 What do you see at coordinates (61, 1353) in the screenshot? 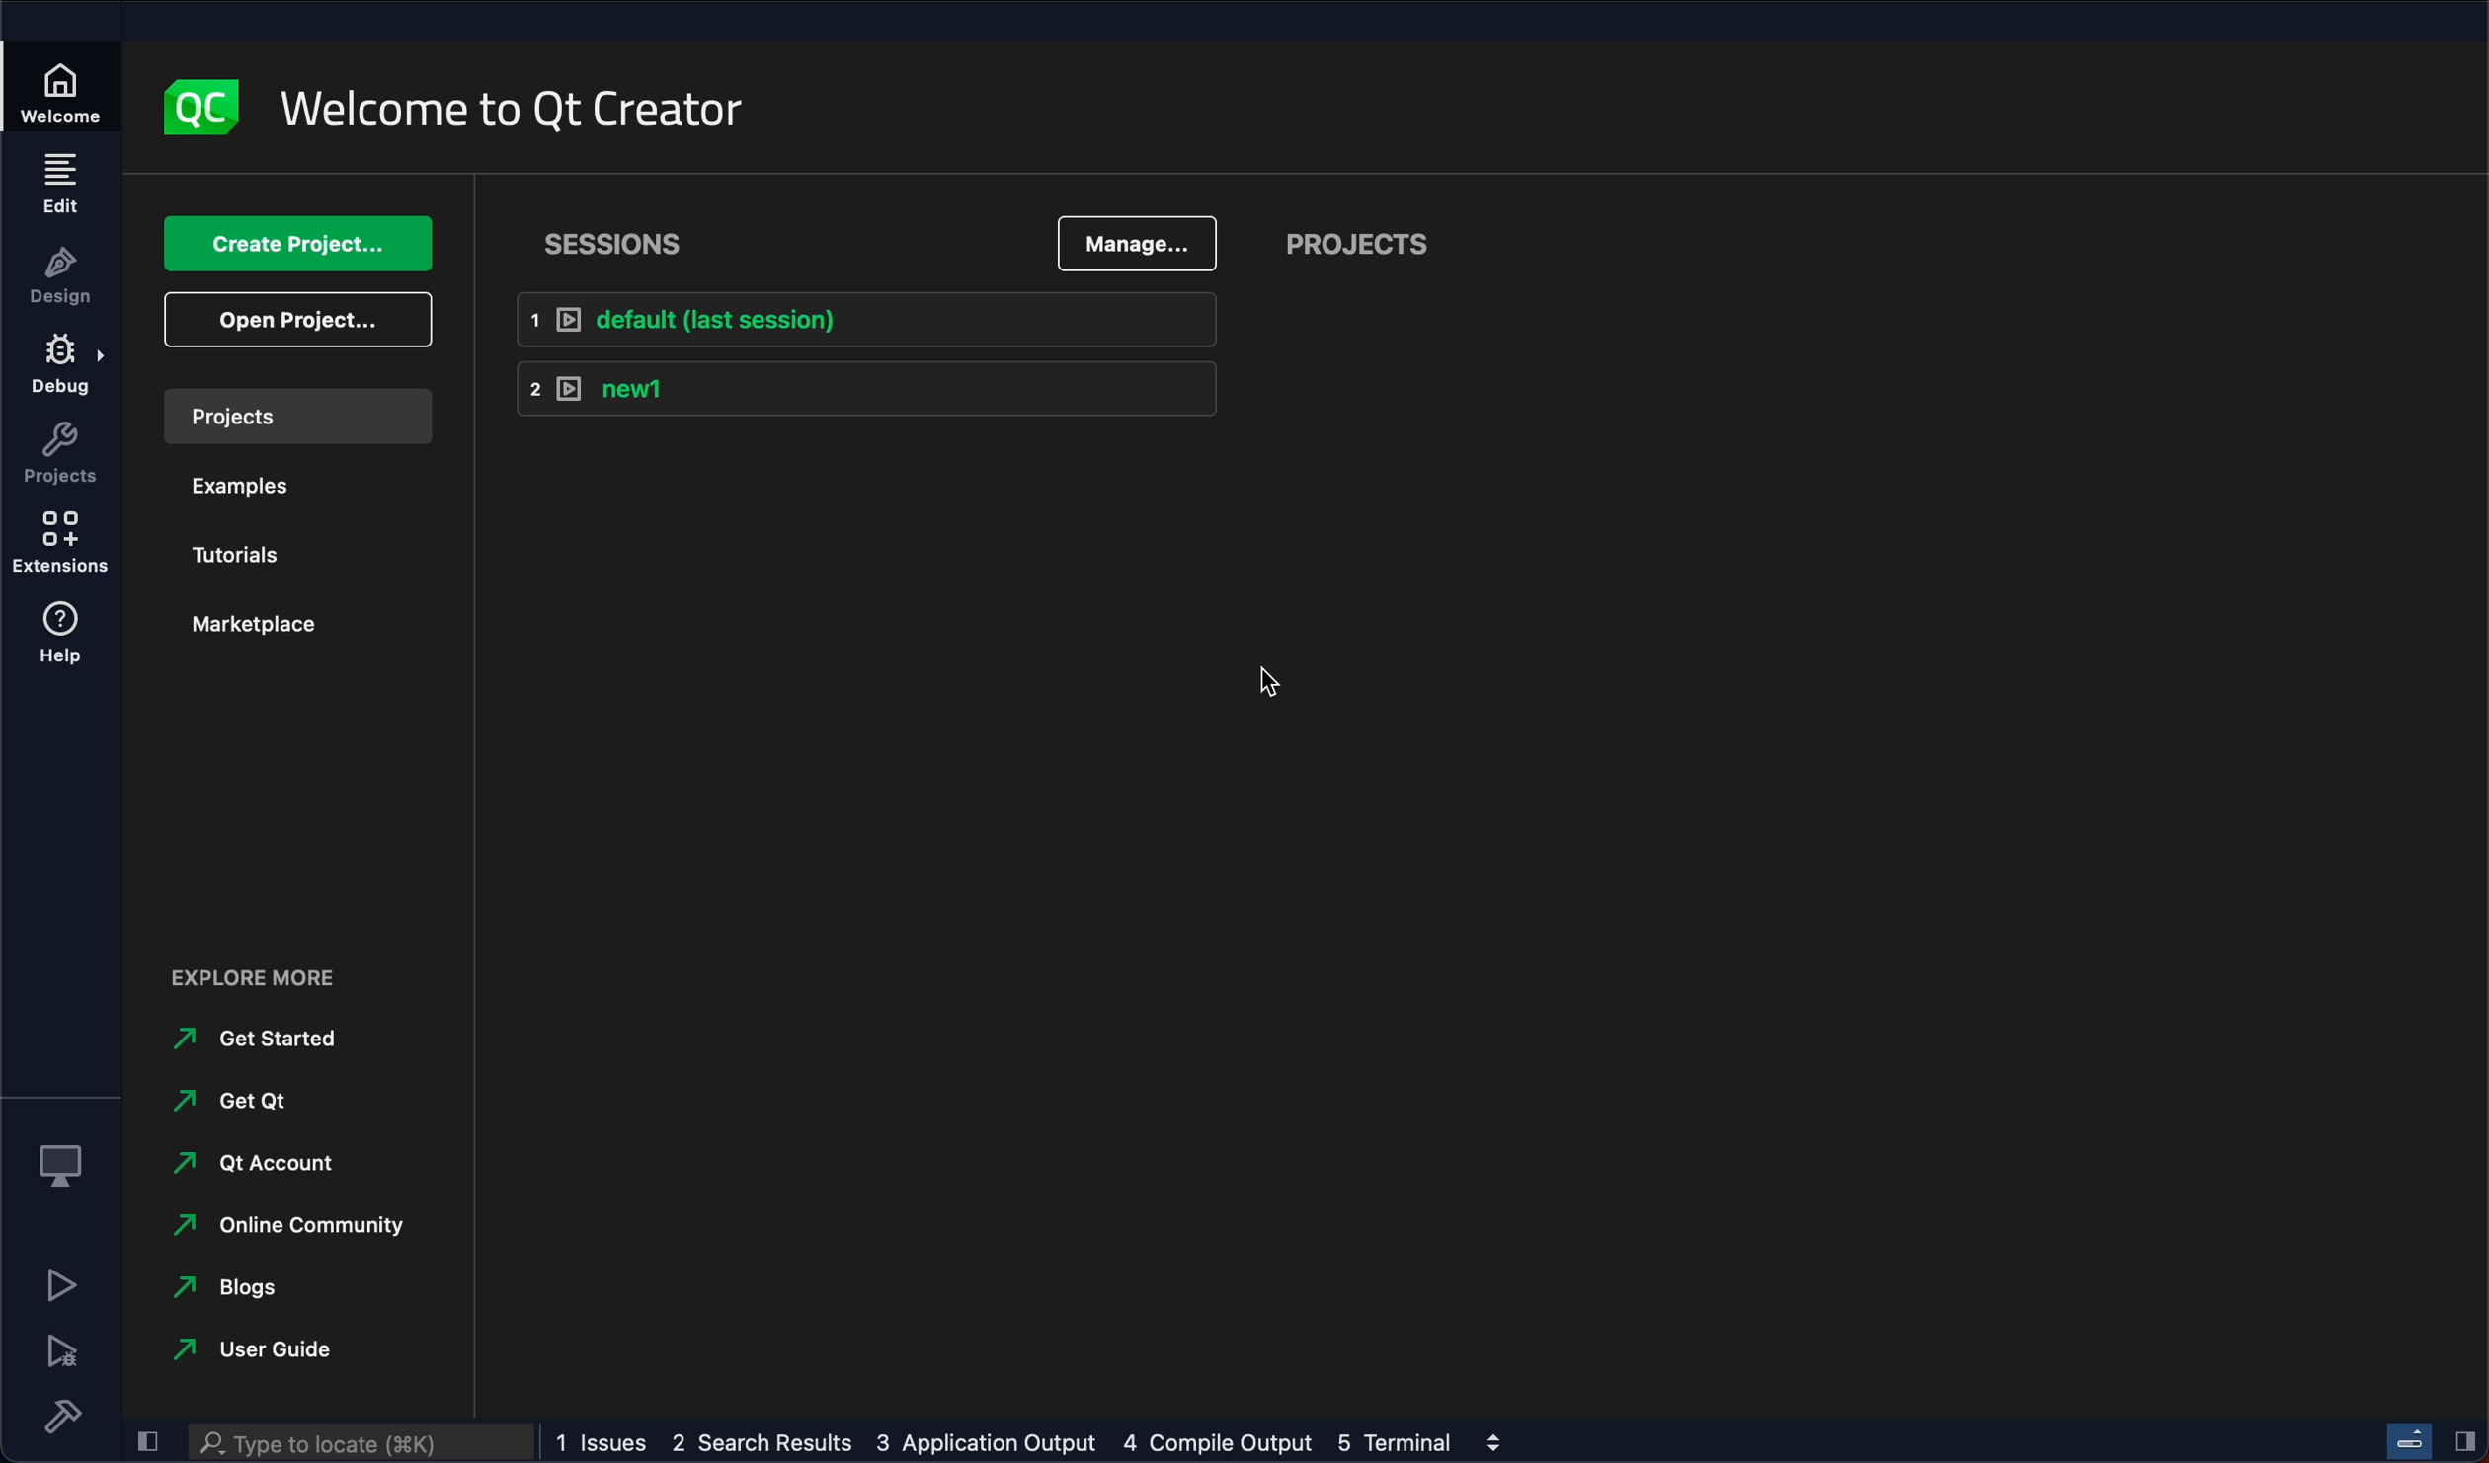
I see `run debug` at bounding box center [61, 1353].